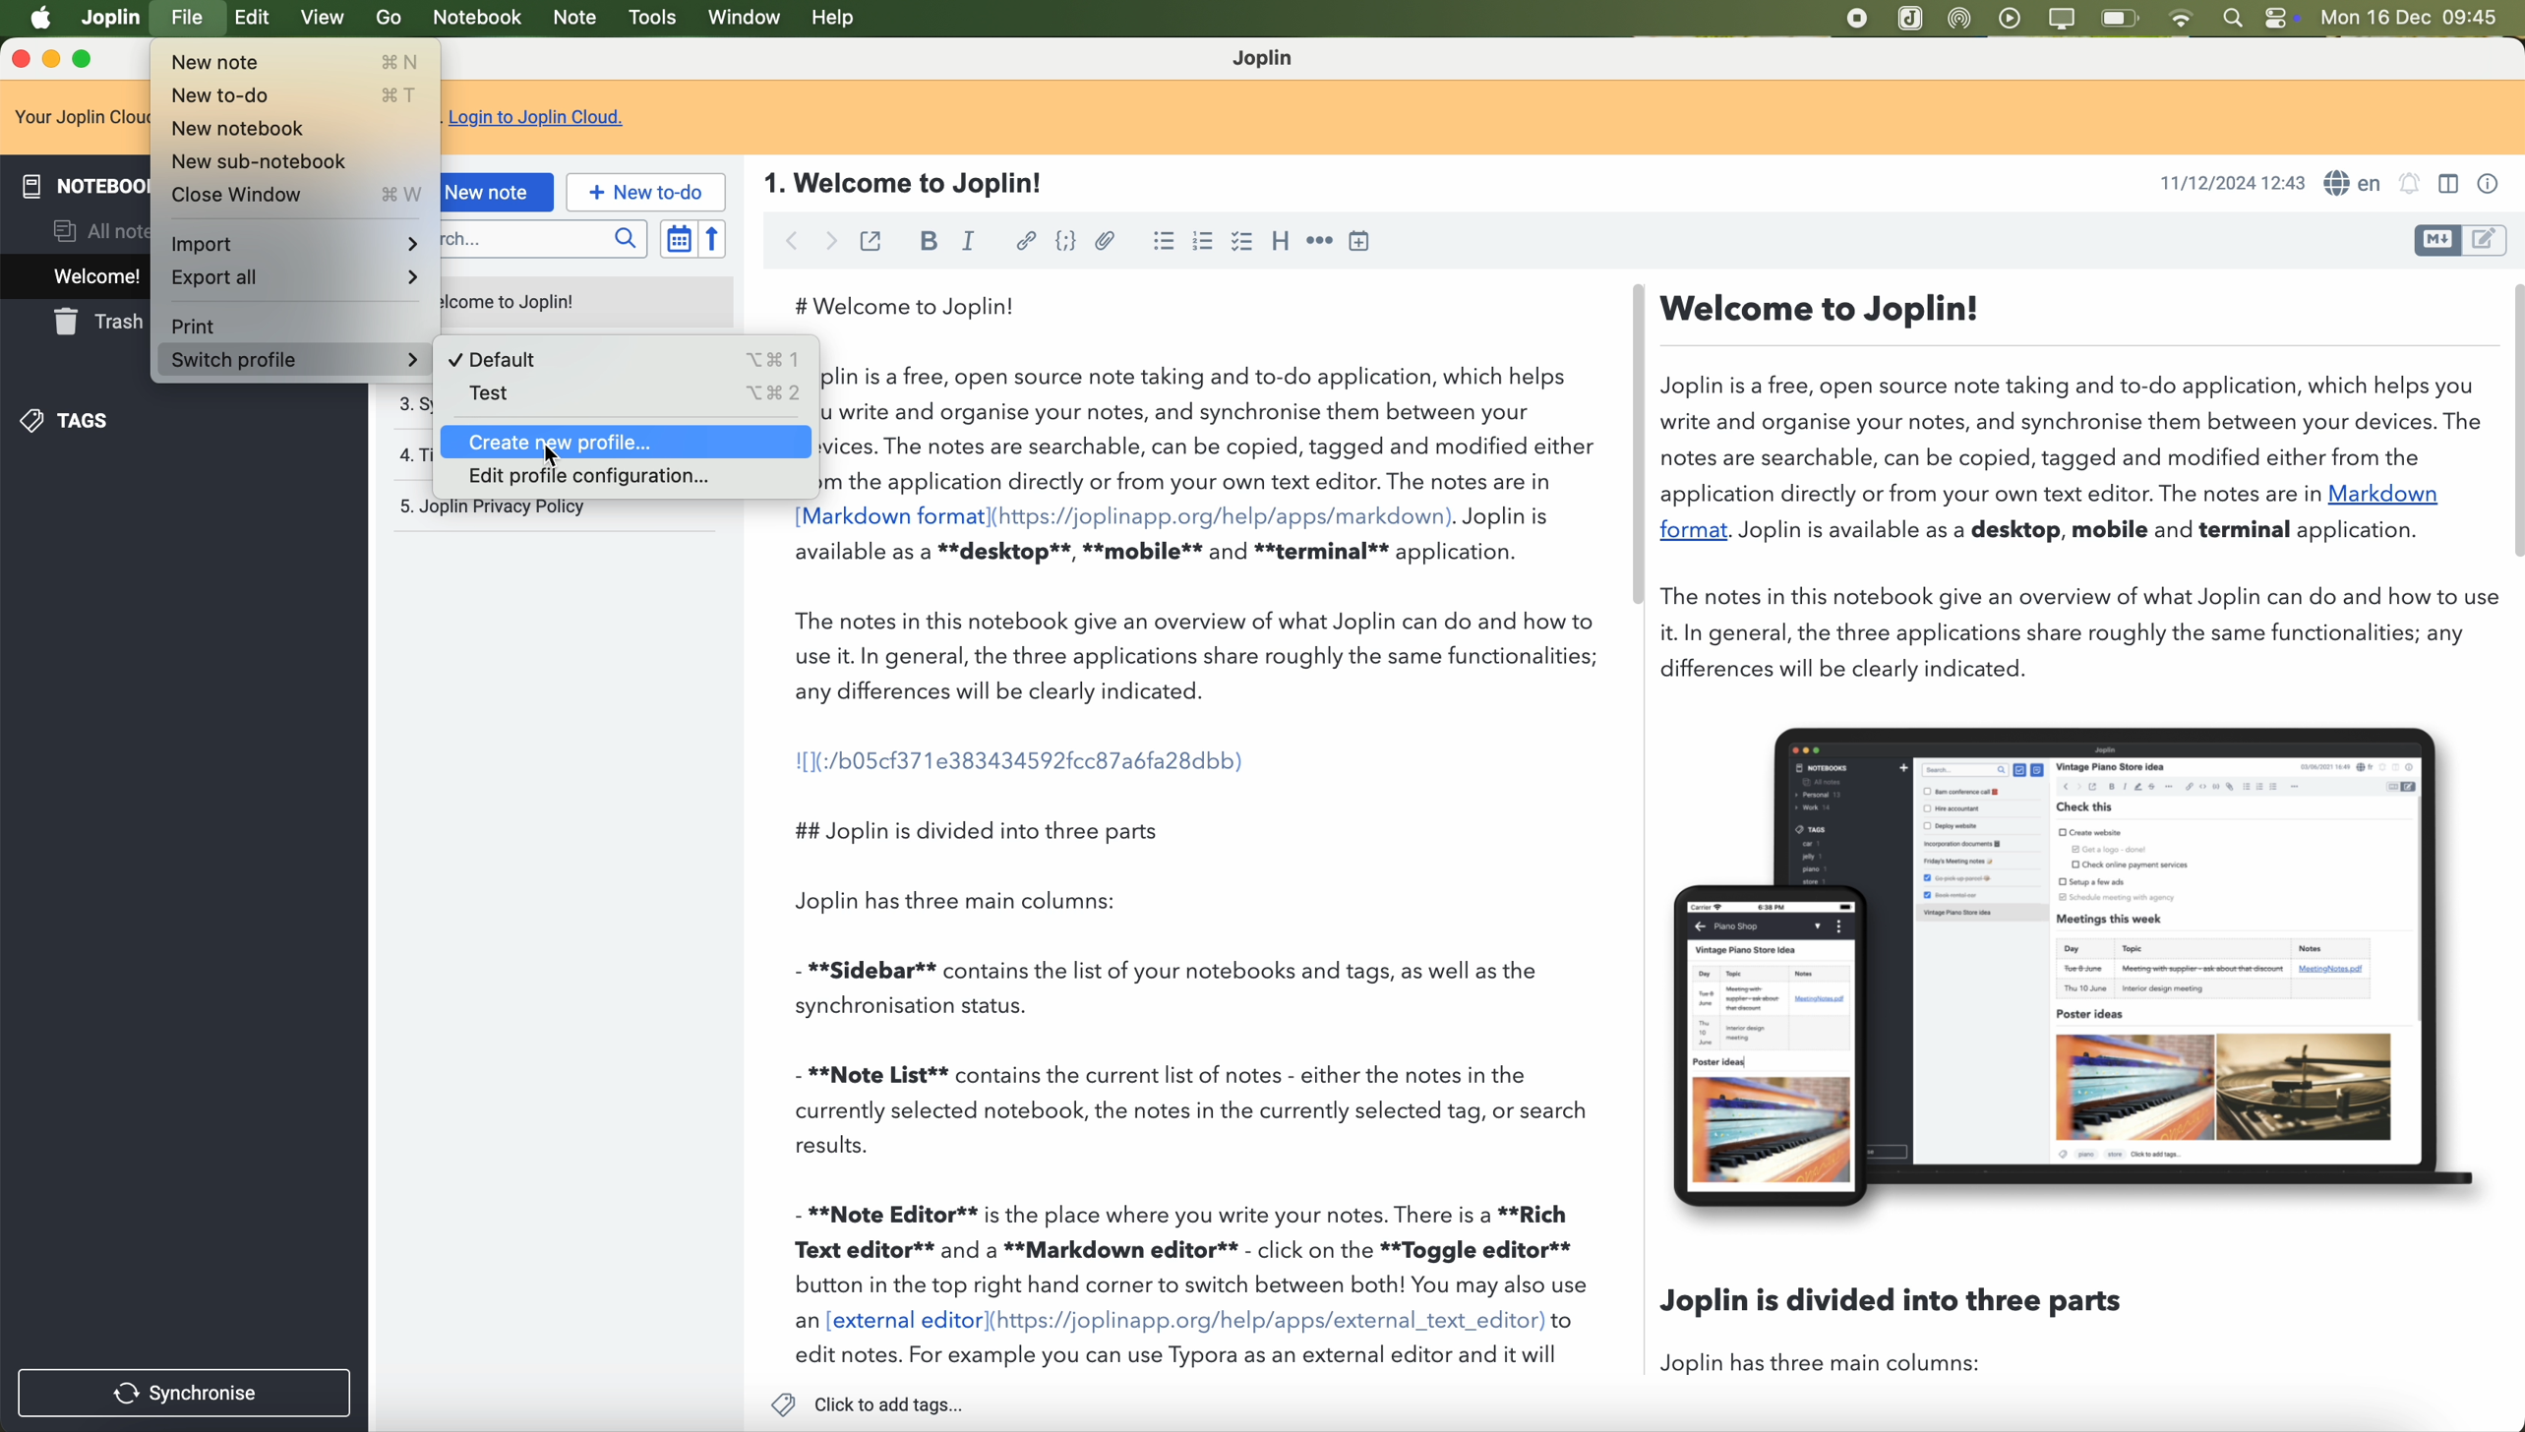 The width and height of the screenshot is (2525, 1432). I want to click on bold, so click(928, 241).